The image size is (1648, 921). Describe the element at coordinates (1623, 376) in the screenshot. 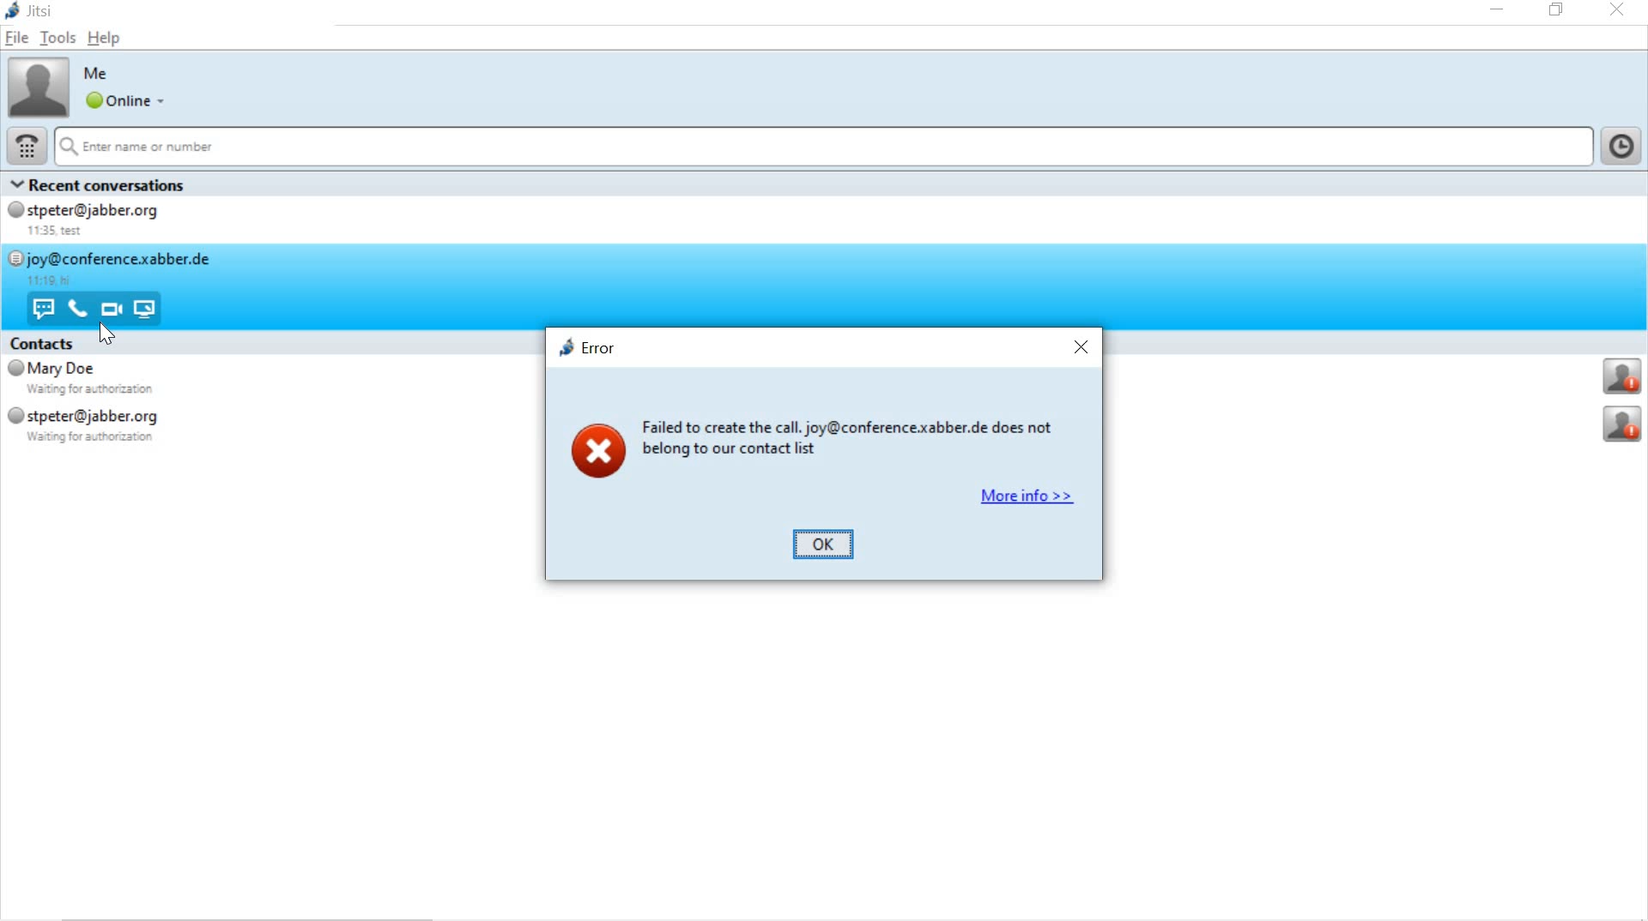

I see `profile` at that location.